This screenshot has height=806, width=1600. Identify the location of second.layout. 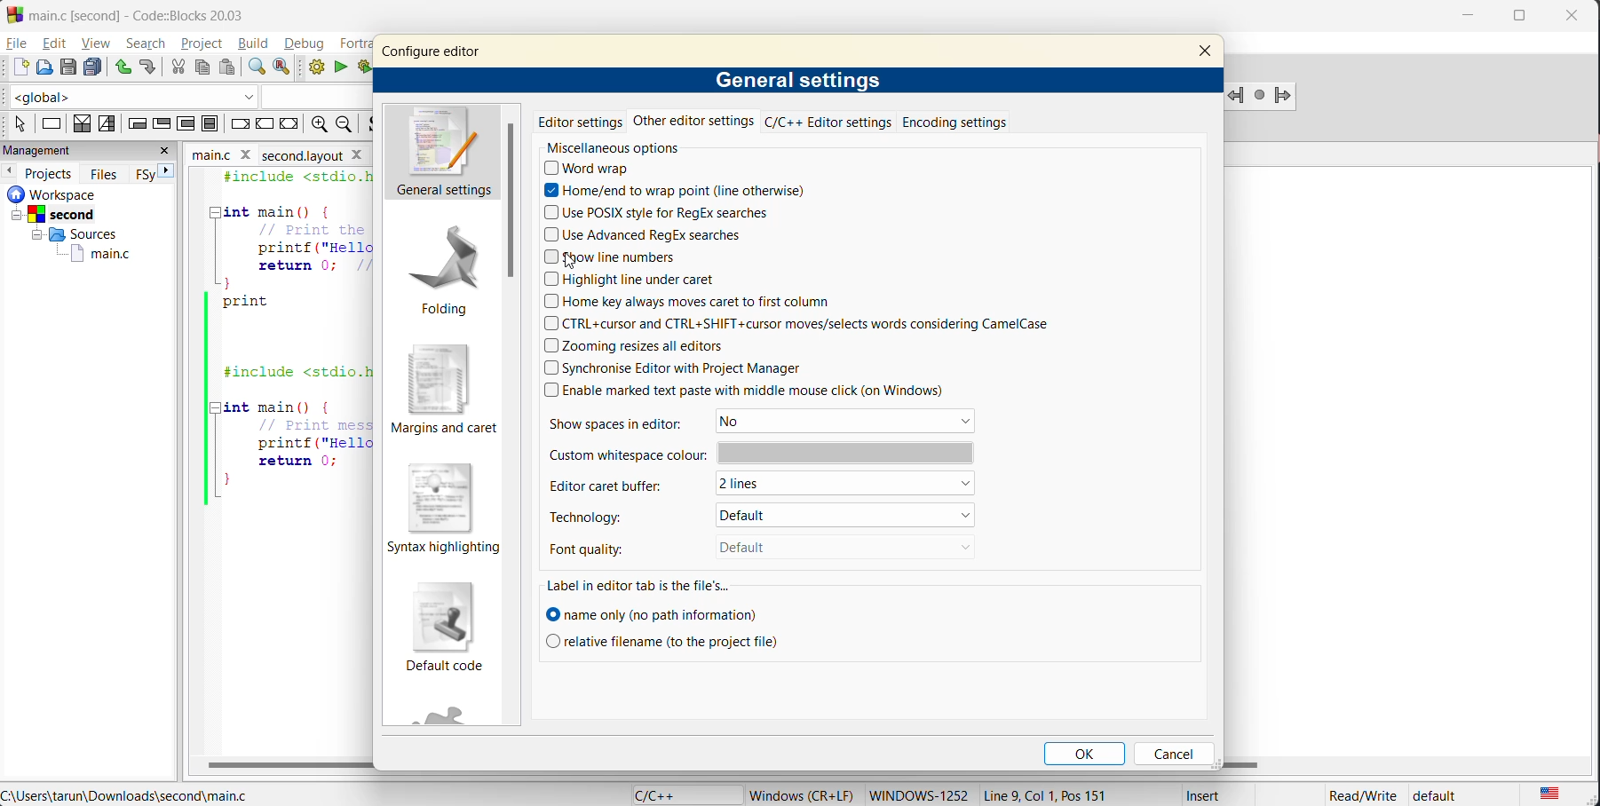
(300, 155).